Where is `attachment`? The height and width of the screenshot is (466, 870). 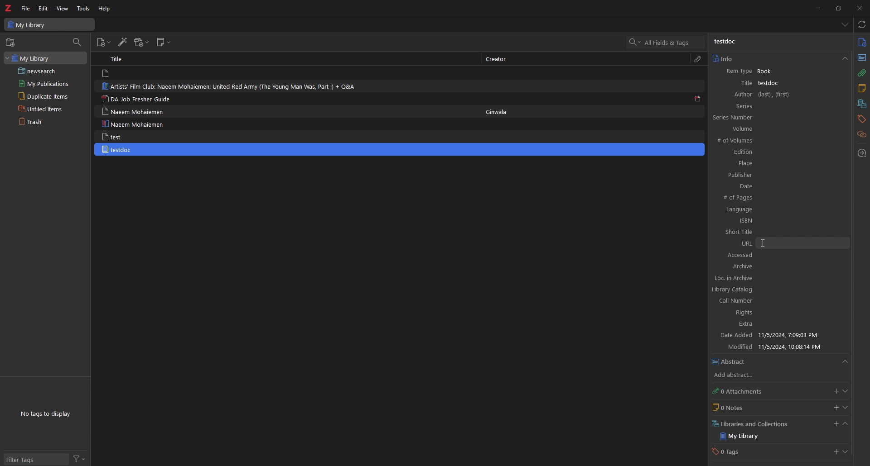
attachment is located at coordinates (698, 60).